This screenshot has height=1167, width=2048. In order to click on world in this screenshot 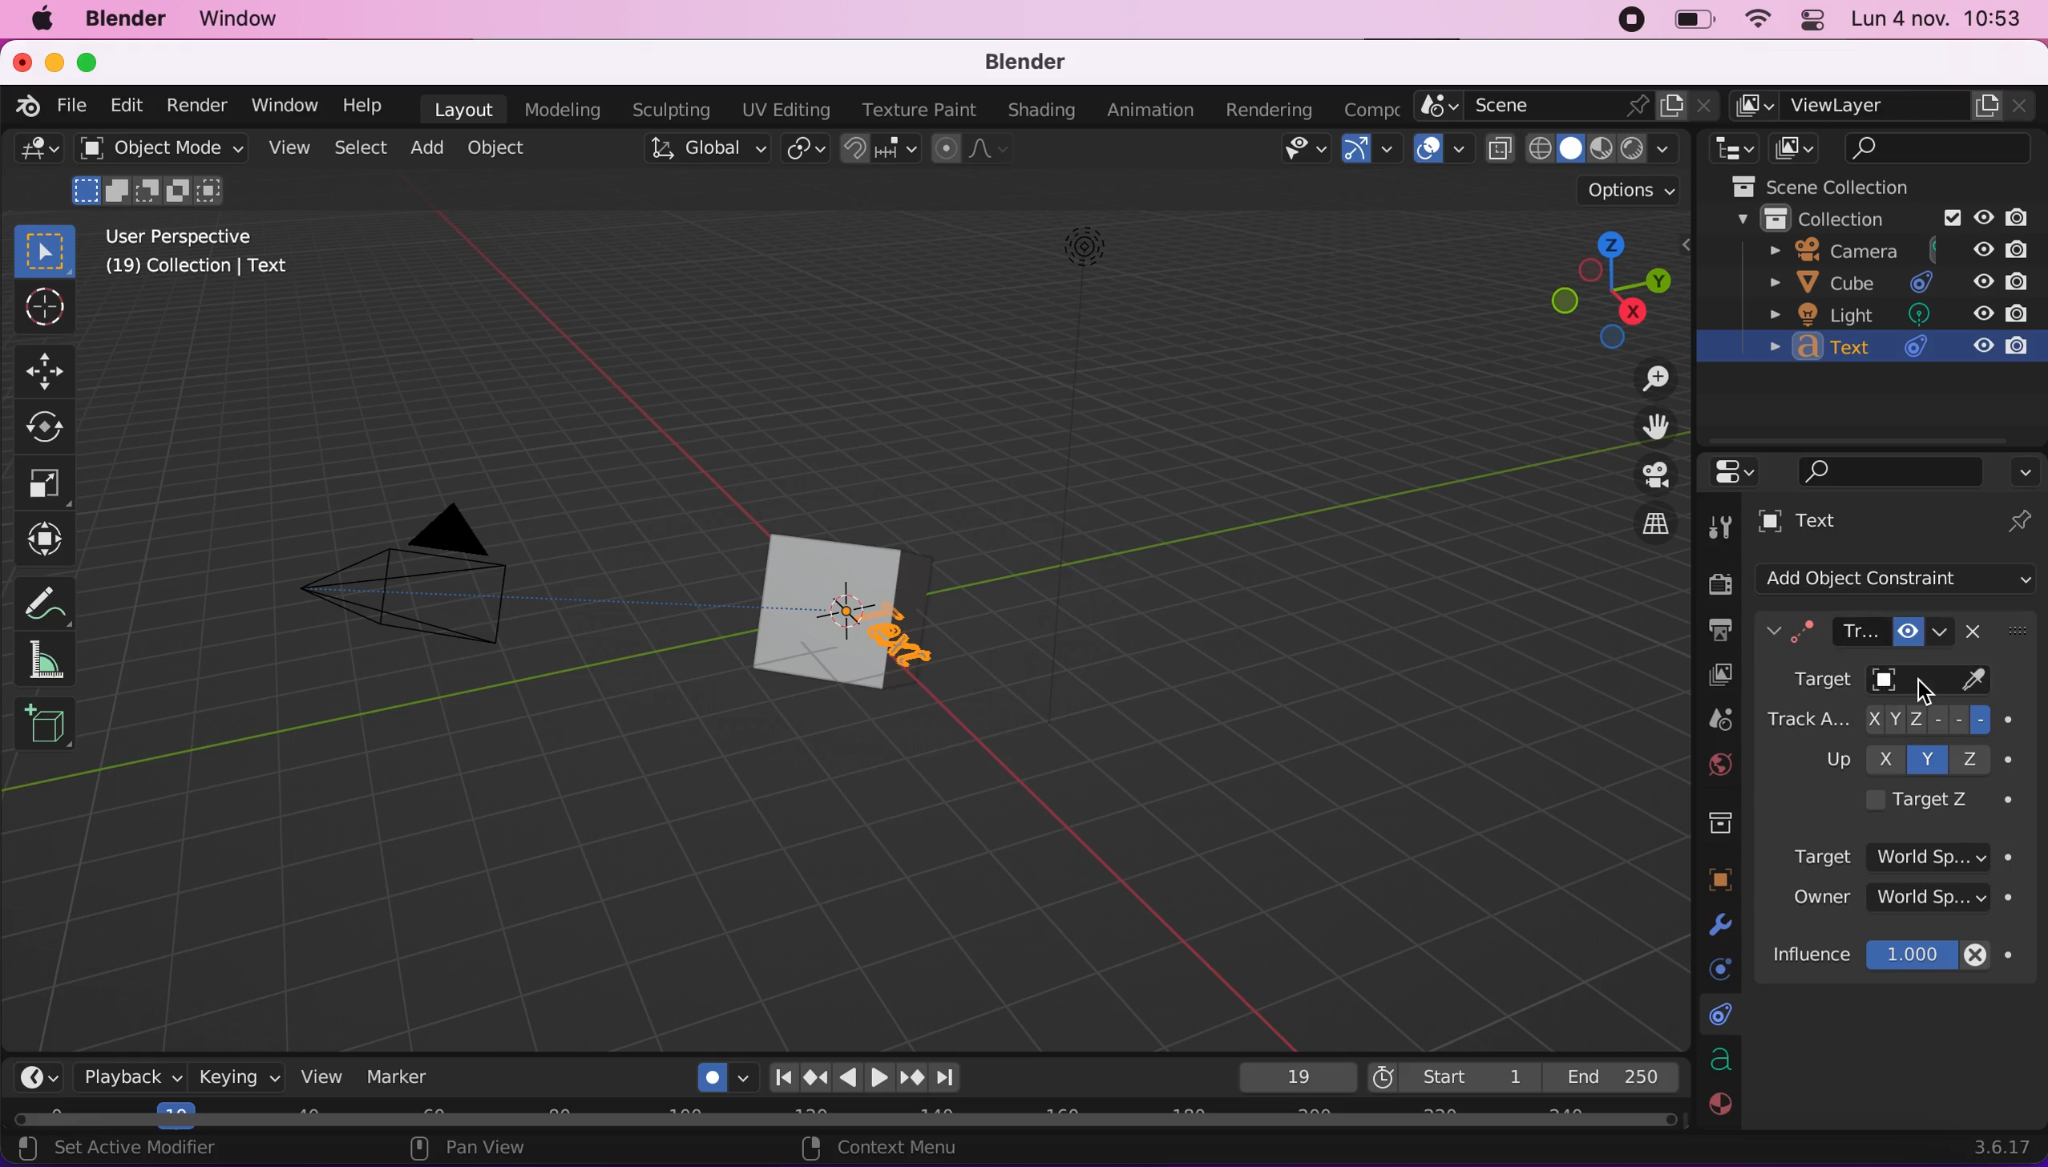, I will do `click(1720, 763)`.